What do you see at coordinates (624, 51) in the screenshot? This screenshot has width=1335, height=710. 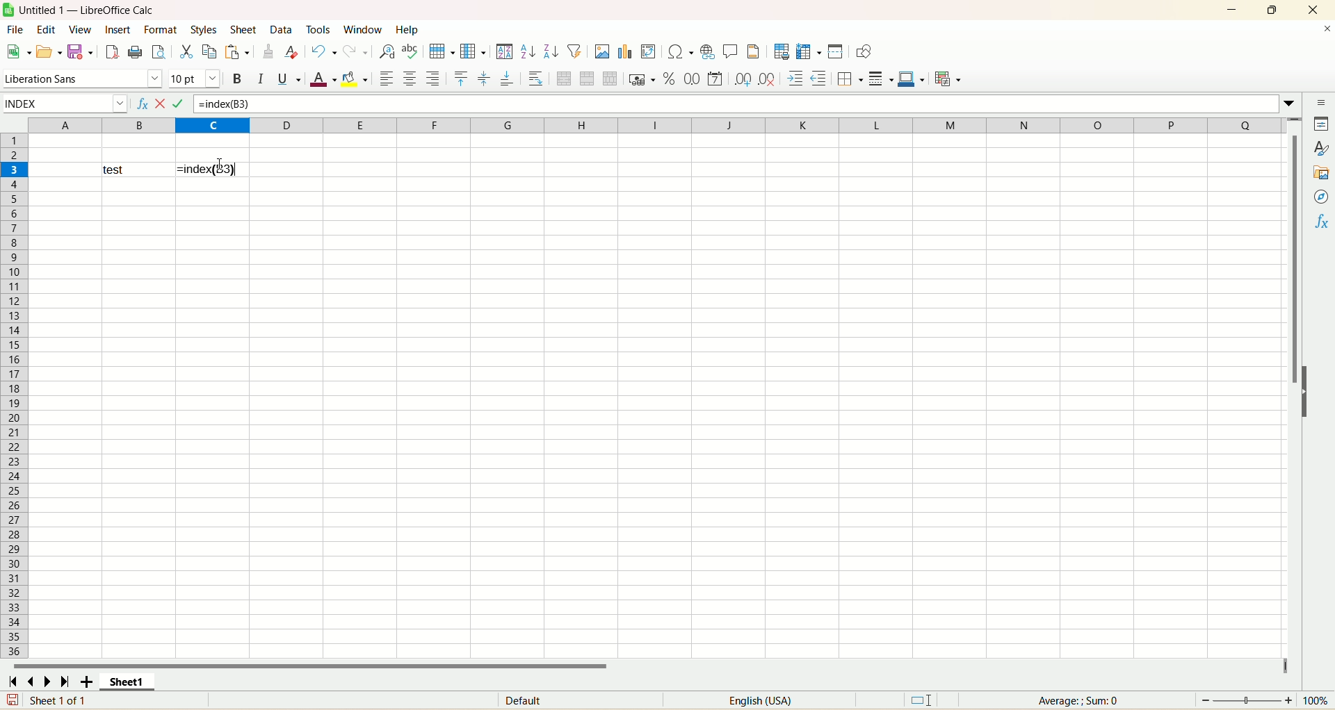 I see `insert chart` at bounding box center [624, 51].